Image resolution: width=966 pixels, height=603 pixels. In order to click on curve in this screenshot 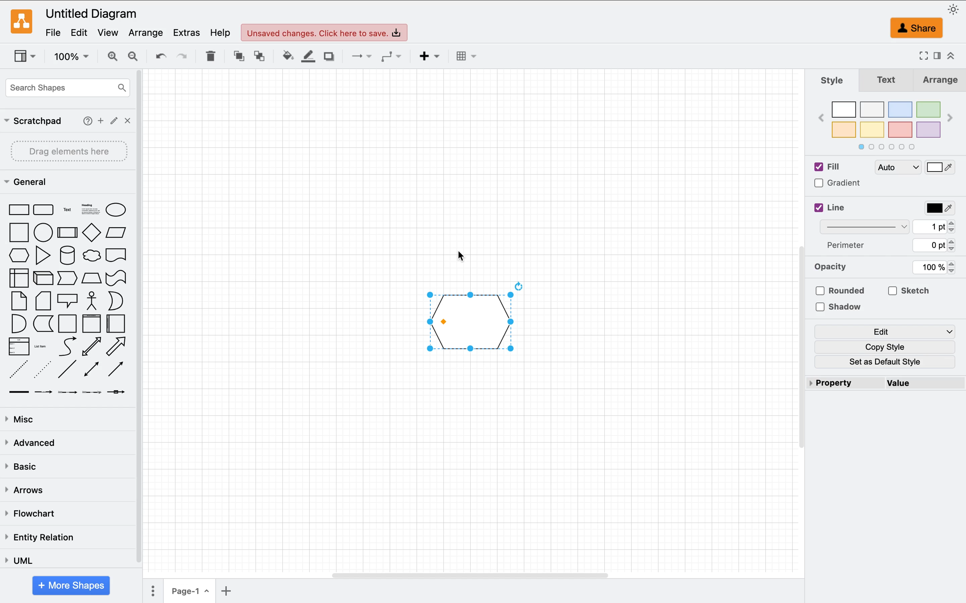, I will do `click(67, 347)`.